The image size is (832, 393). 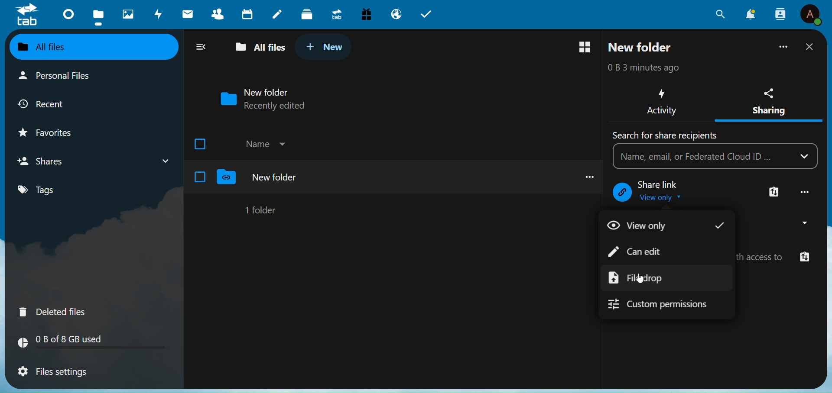 I want to click on Time, so click(x=655, y=68).